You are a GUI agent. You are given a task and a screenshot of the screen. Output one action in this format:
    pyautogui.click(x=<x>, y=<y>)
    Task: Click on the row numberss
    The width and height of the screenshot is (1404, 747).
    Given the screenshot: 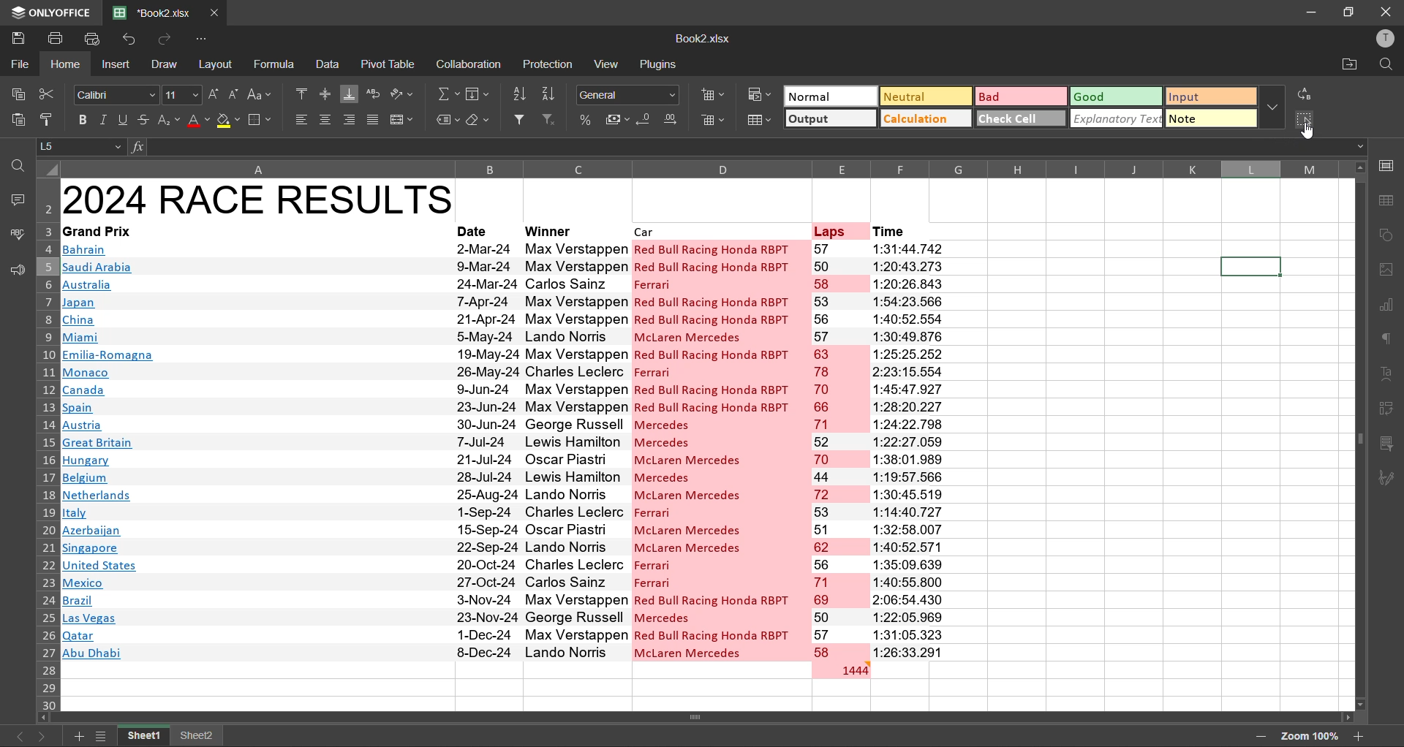 What is the action you would take?
    pyautogui.click(x=48, y=444)
    